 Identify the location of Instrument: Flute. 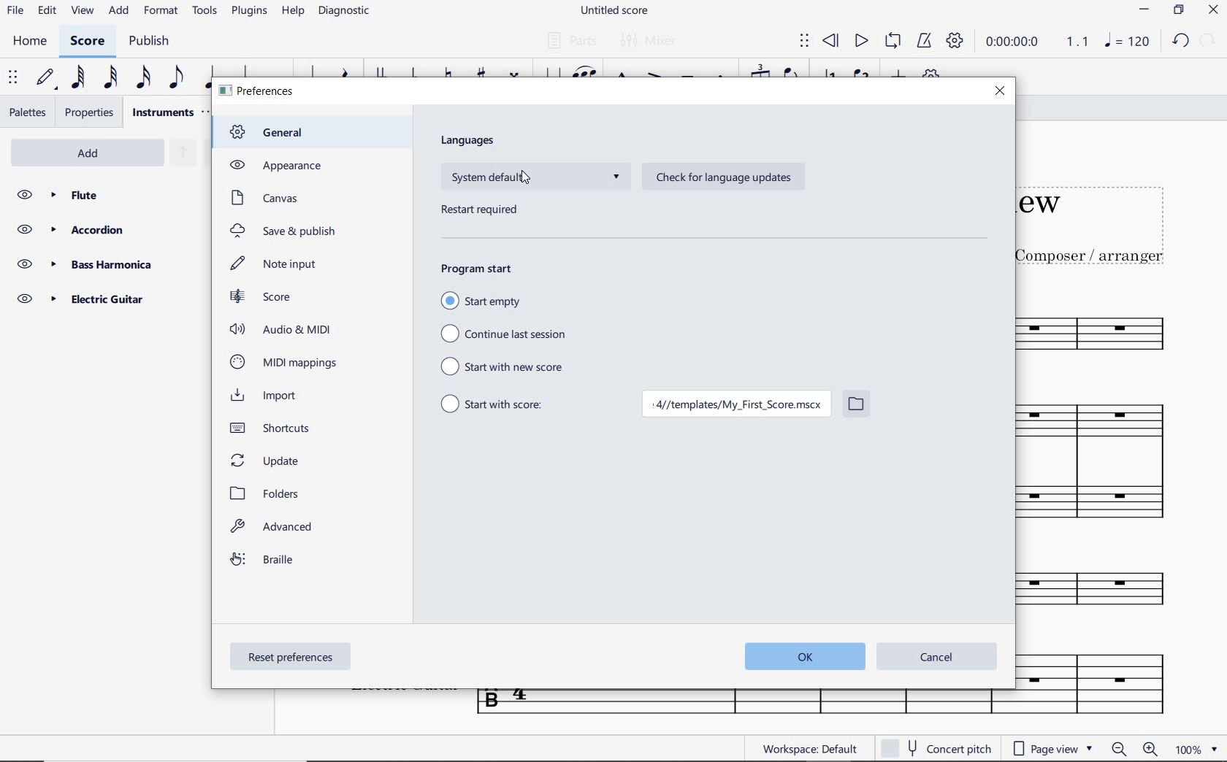
(1112, 331).